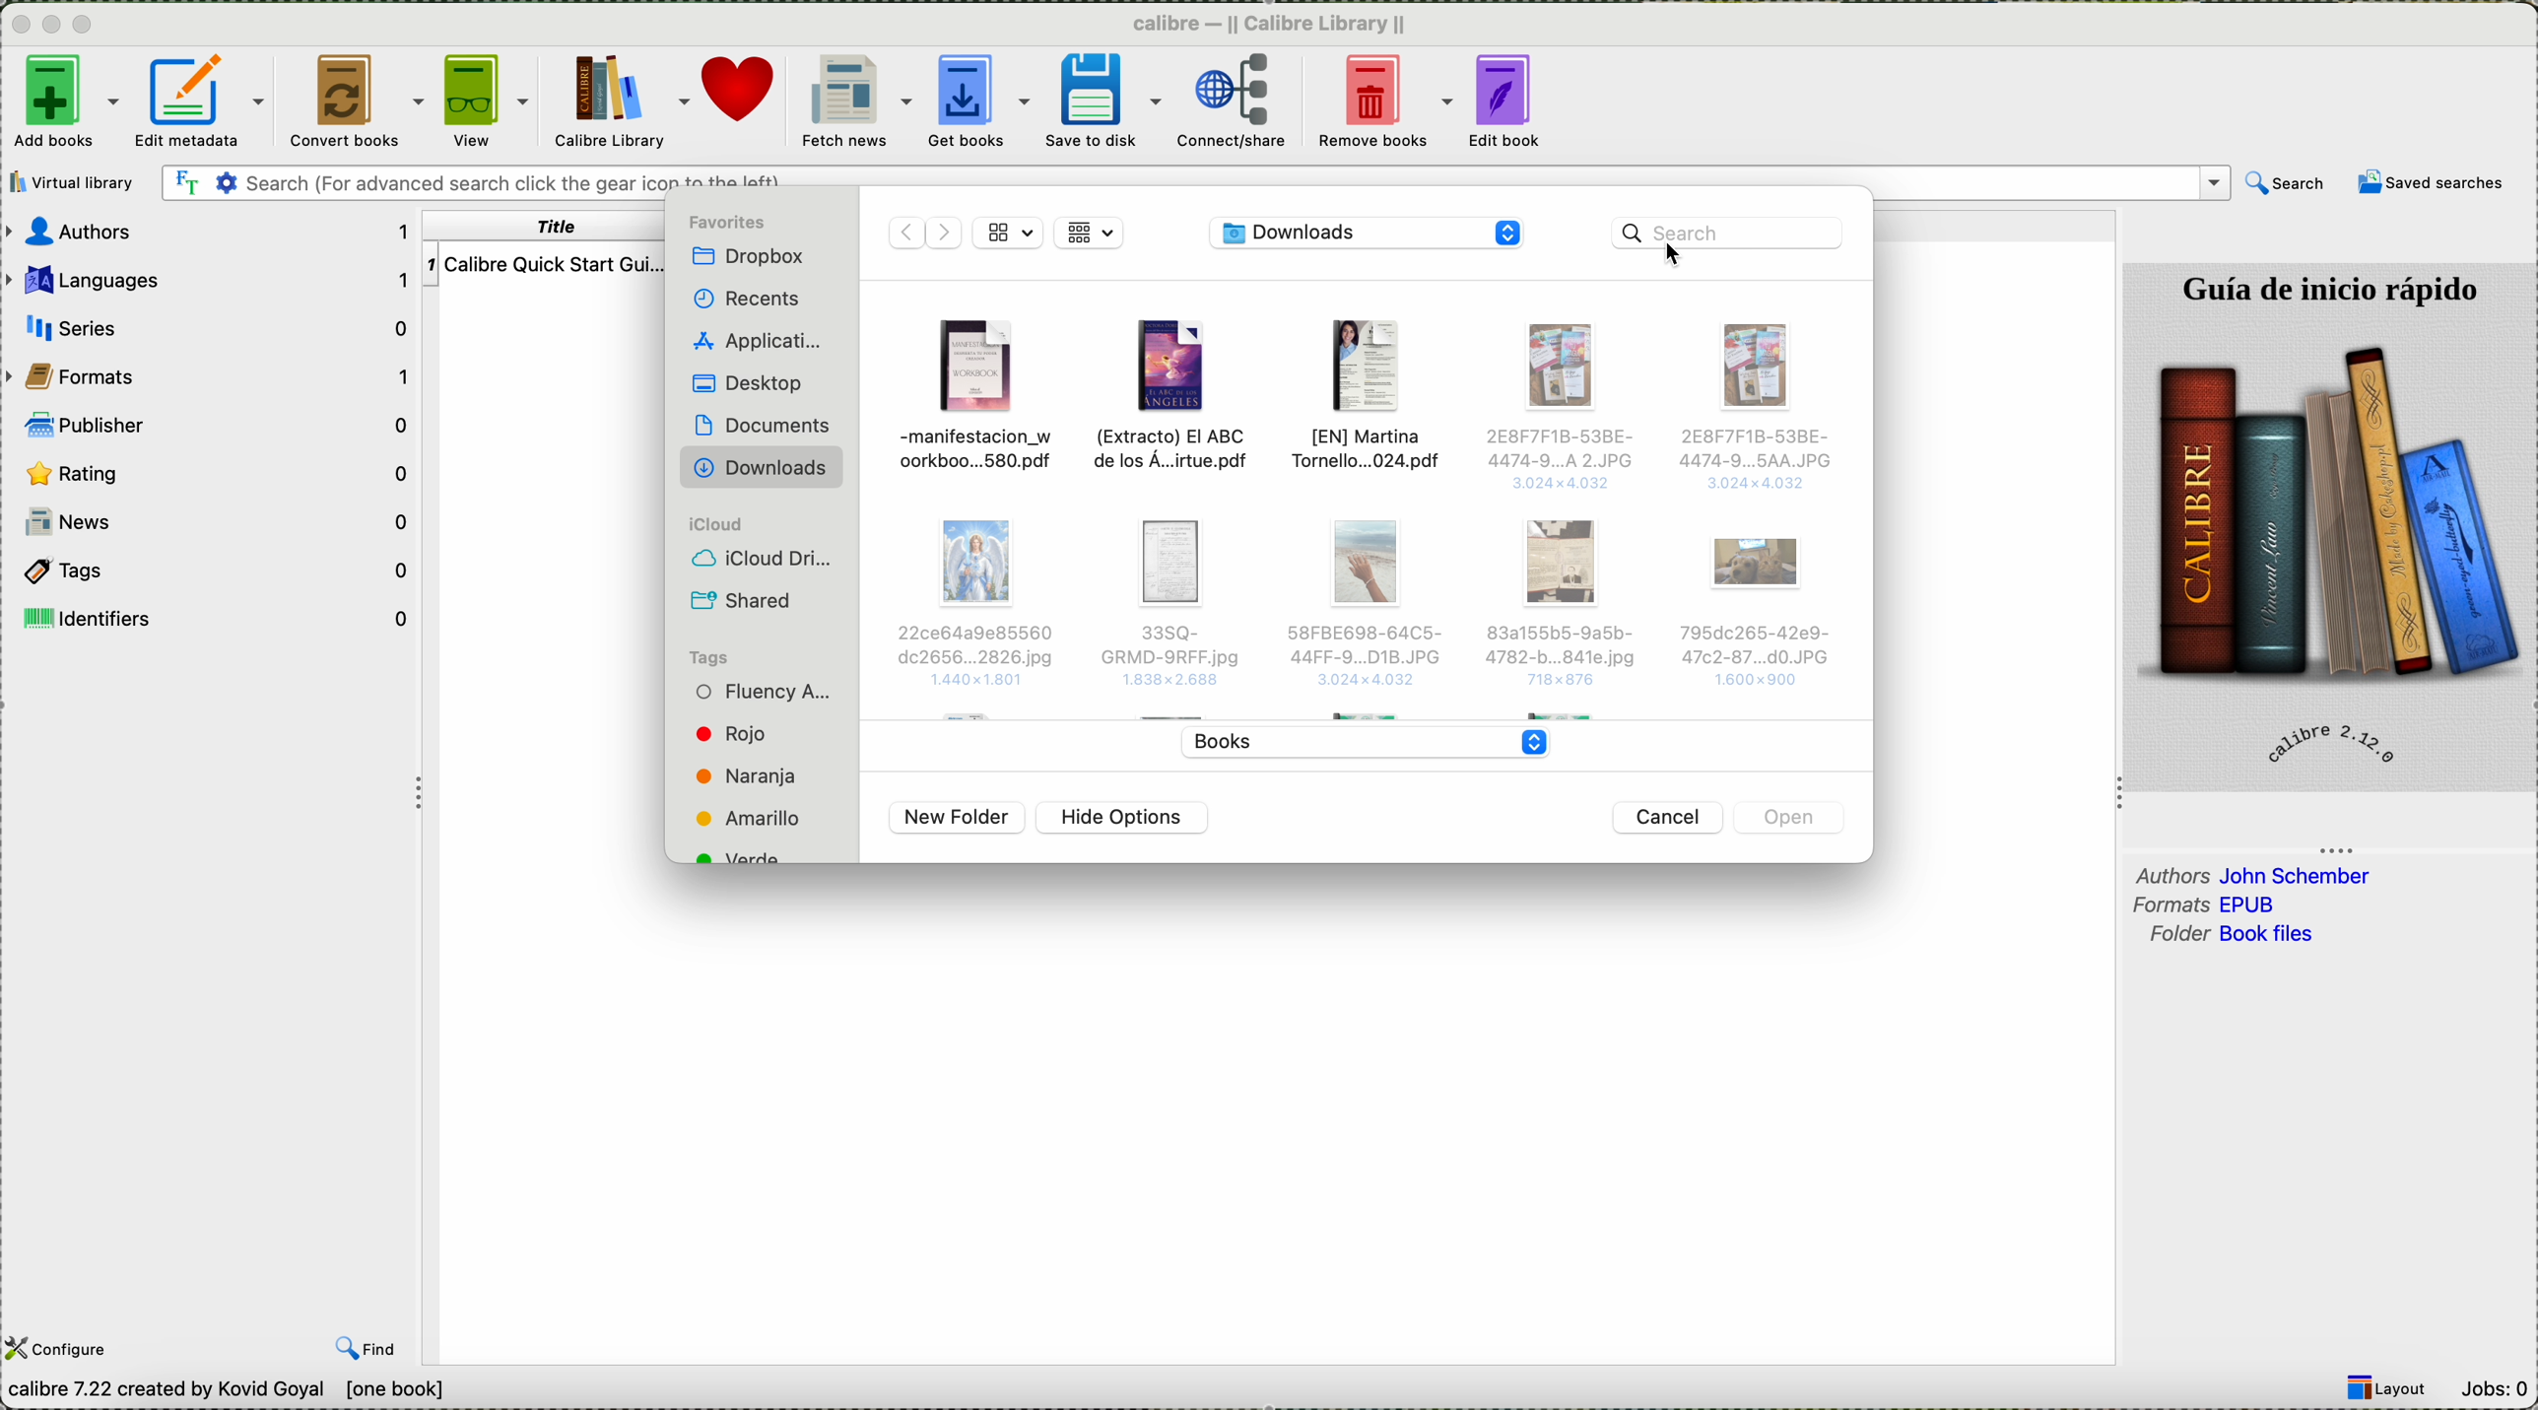  Describe the element at coordinates (981, 391) in the screenshot. I see `file` at that location.